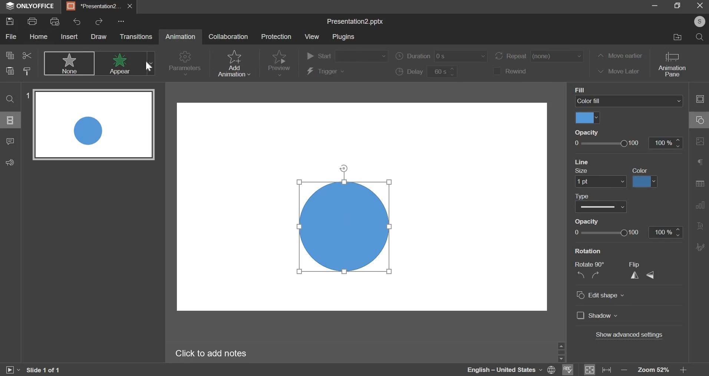  Describe the element at coordinates (700, 37) in the screenshot. I see `search` at that location.